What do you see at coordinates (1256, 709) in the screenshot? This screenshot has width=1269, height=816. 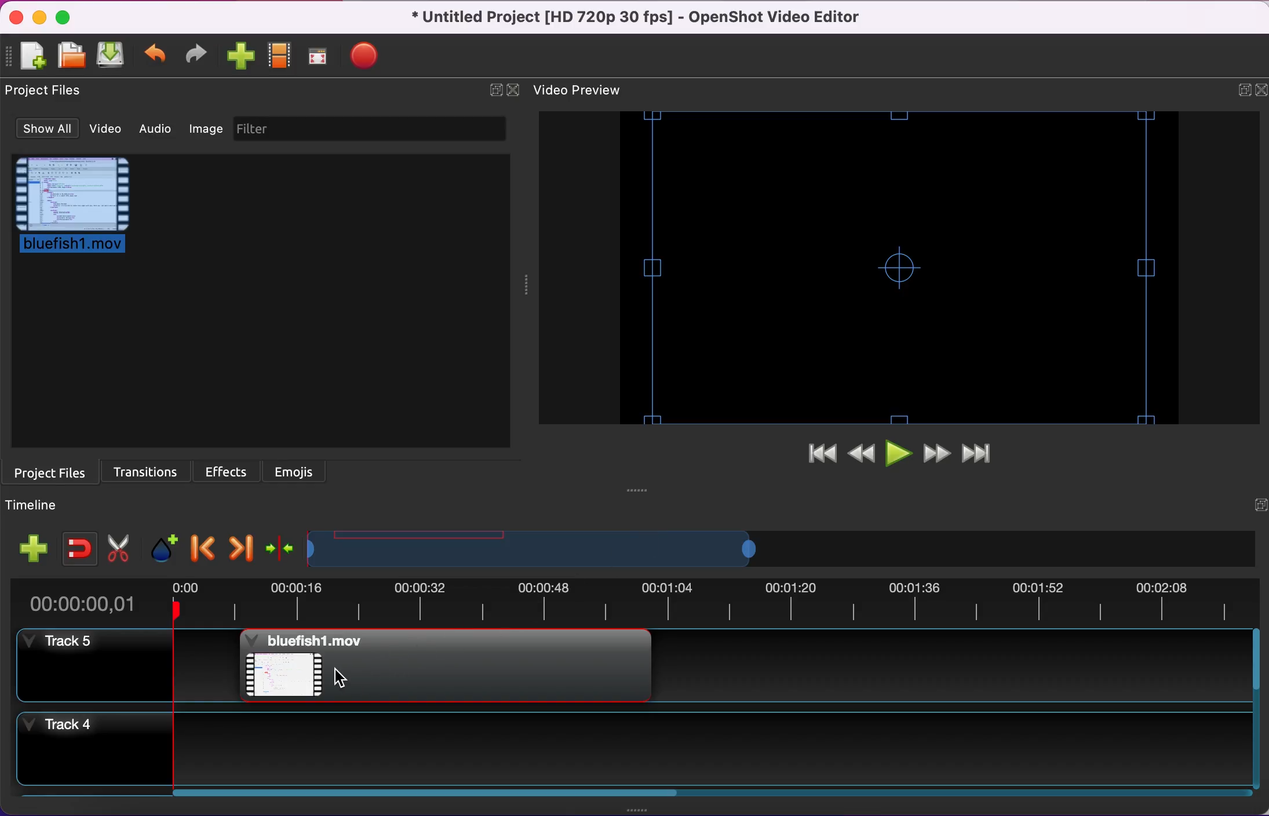 I see `Vertical slide bar` at bounding box center [1256, 709].